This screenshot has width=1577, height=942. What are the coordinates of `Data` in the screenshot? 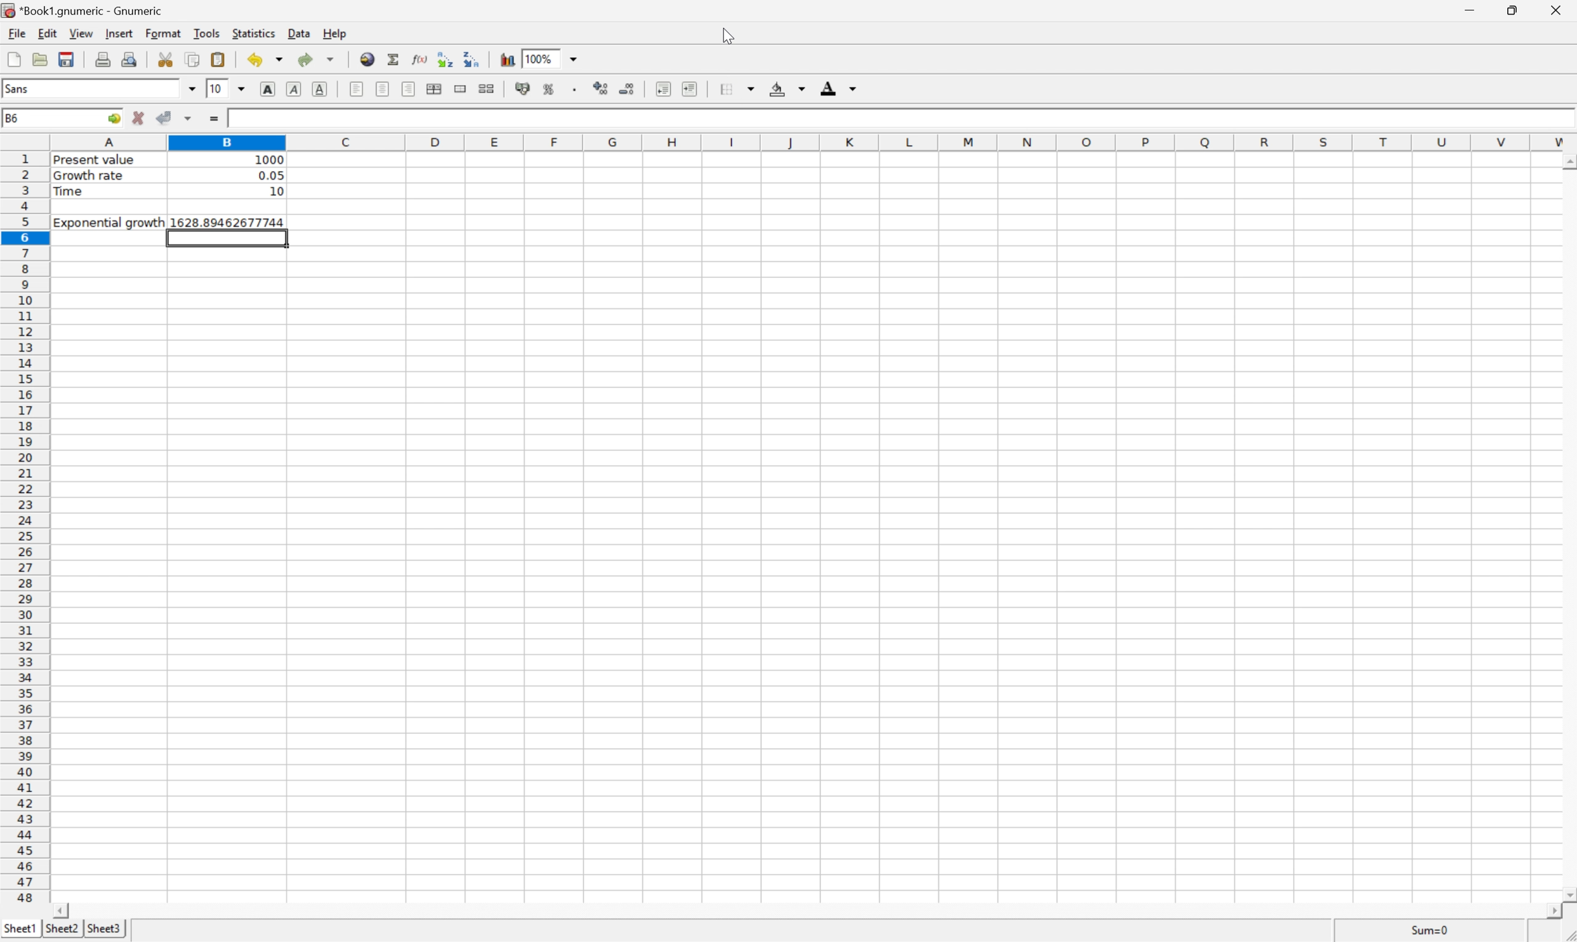 It's located at (299, 35).